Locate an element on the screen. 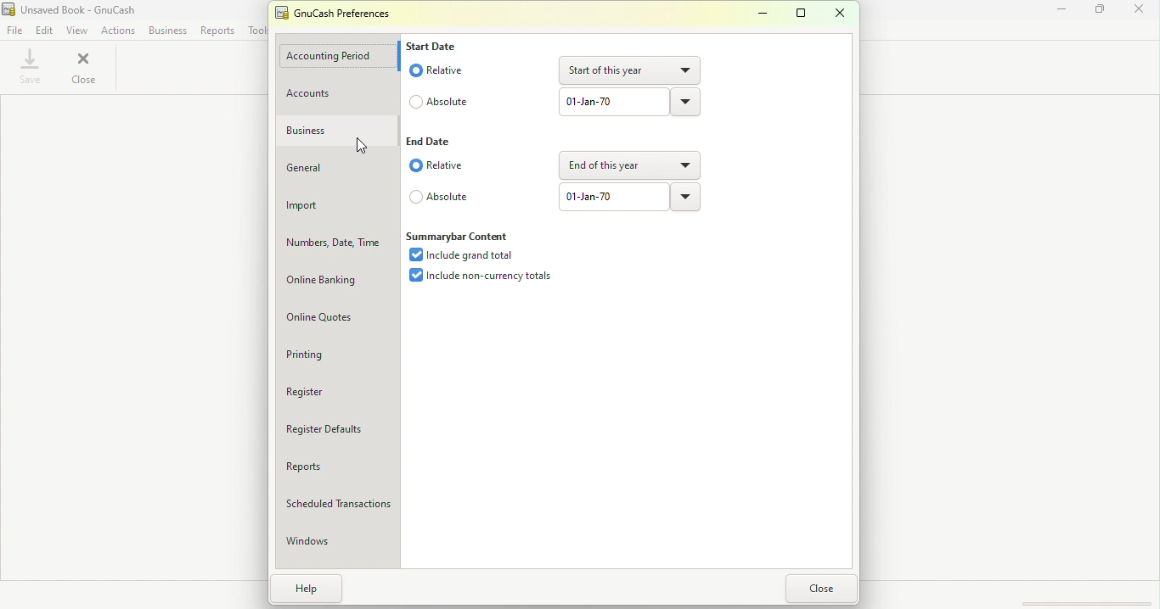  View is located at coordinates (78, 31).